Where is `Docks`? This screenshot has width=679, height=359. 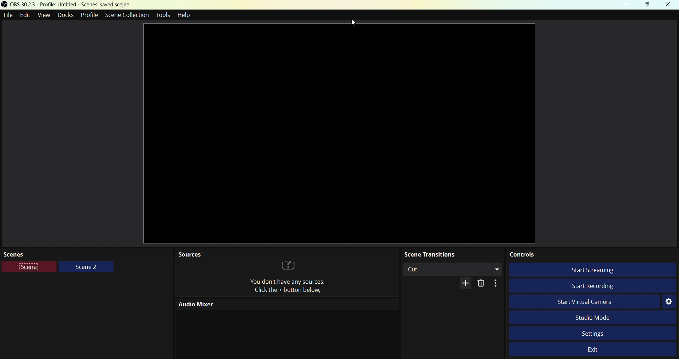
Docks is located at coordinates (66, 16).